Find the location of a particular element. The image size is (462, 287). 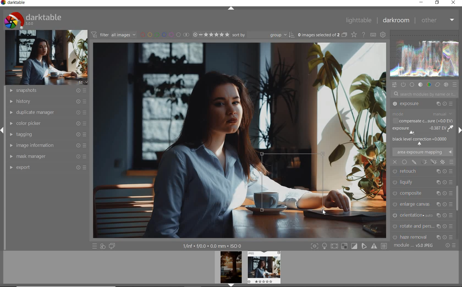

EXPORT is located at coordinates (48, 167).